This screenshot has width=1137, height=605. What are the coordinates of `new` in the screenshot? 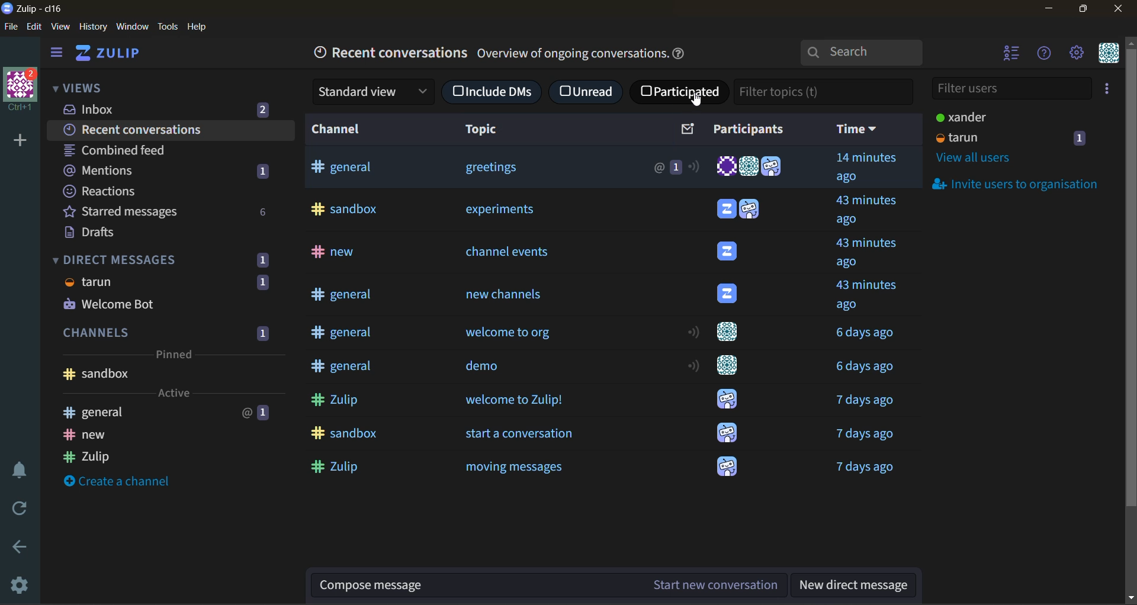 It's located at (162, 433).